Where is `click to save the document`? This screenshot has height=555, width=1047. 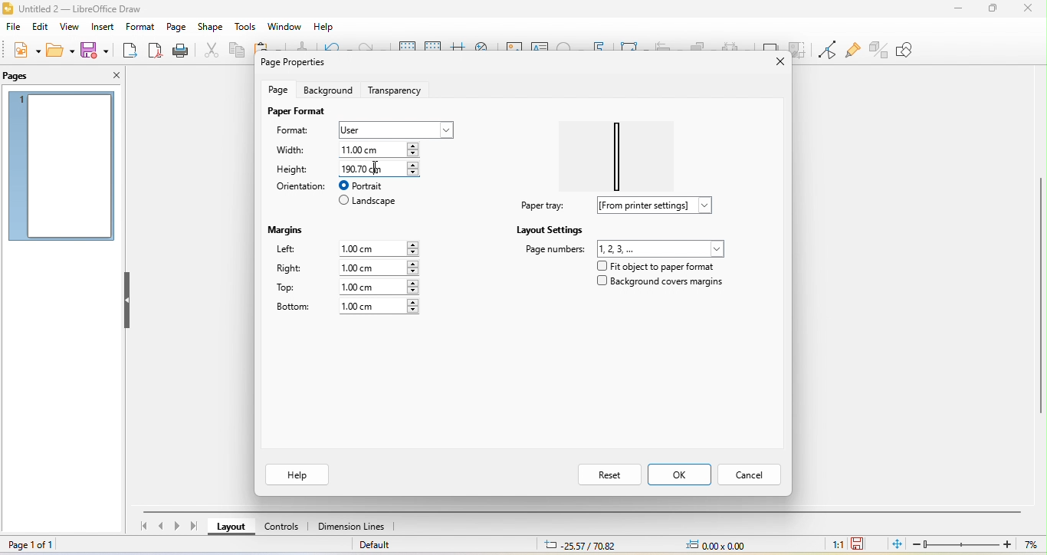 click to save the document is located at coordinates (858, 543).